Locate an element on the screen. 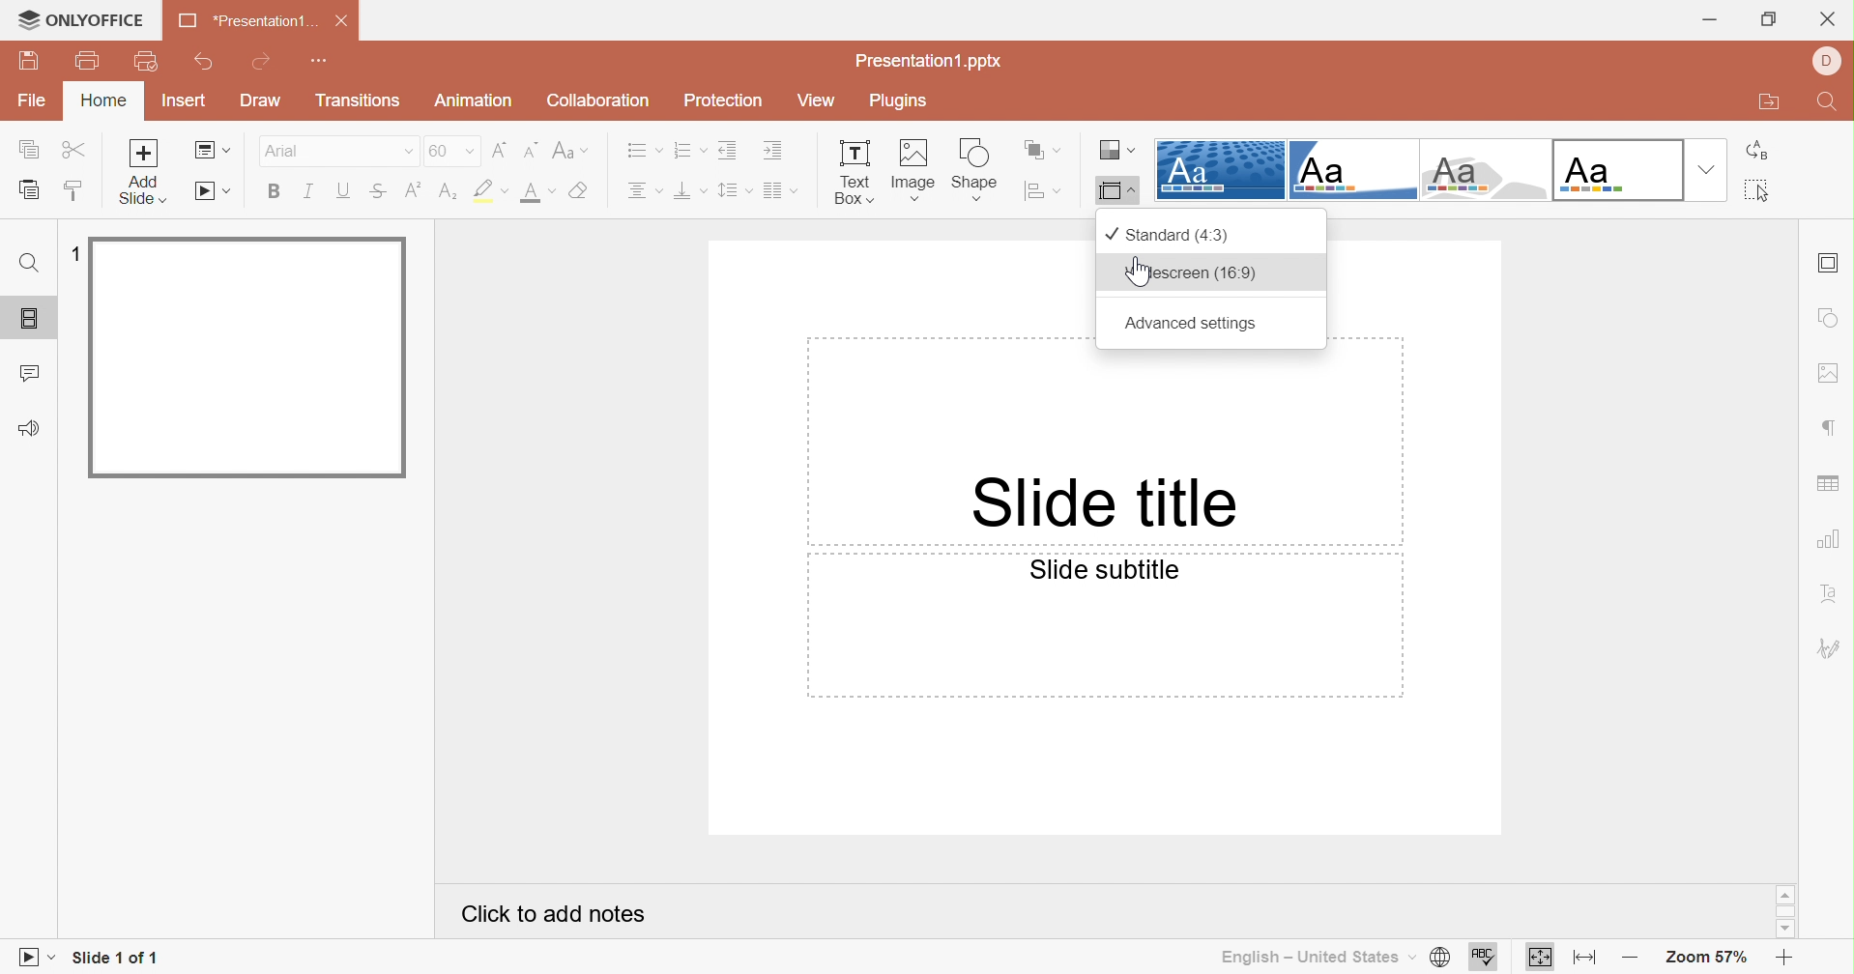  Change case is located at coordinates (569, 153).